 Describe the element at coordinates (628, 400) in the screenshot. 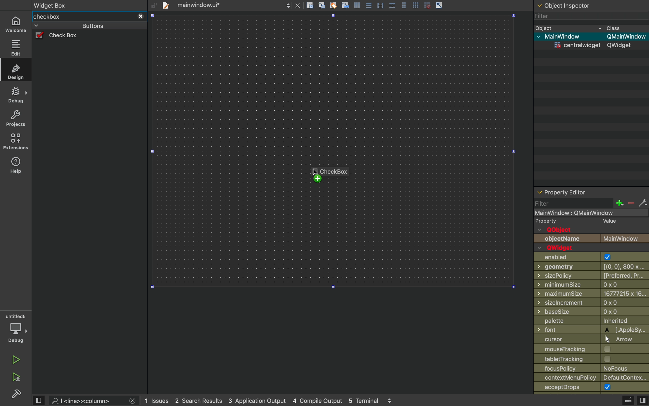

I see `extrude` at that location.